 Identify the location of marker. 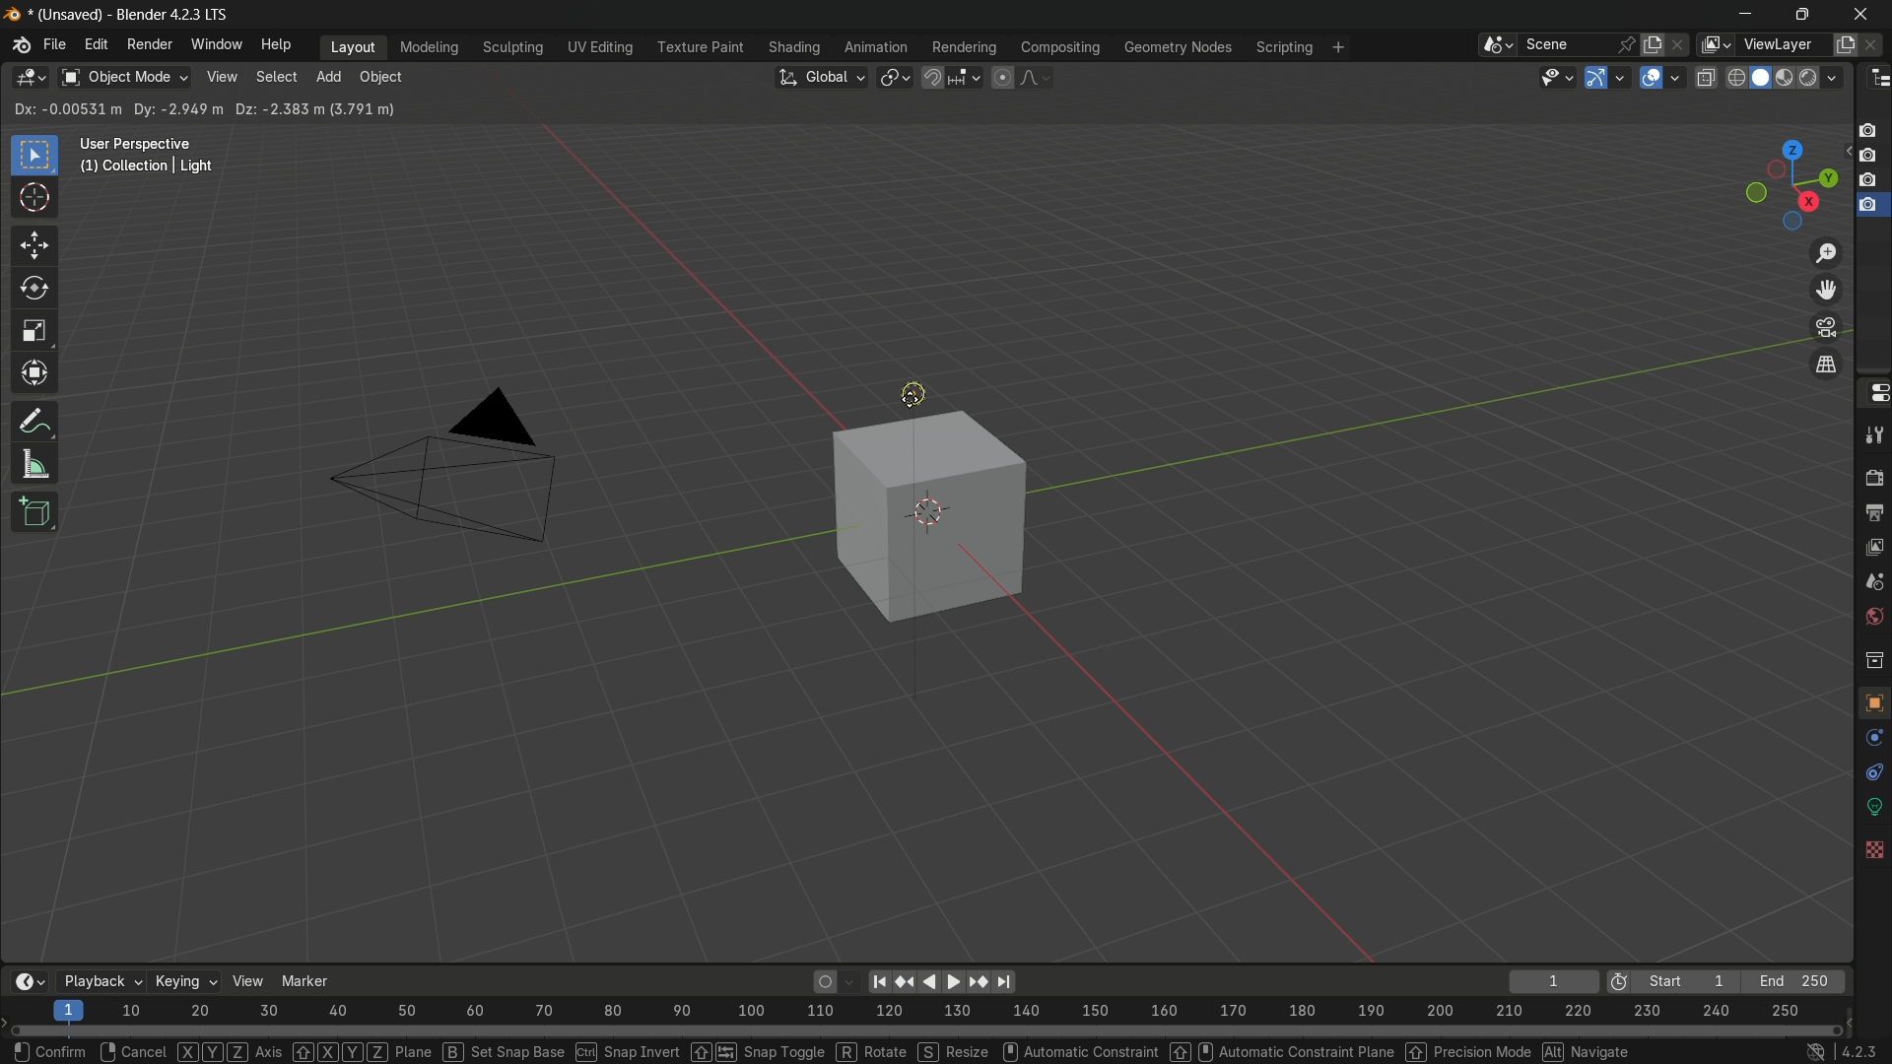
(305, 980).